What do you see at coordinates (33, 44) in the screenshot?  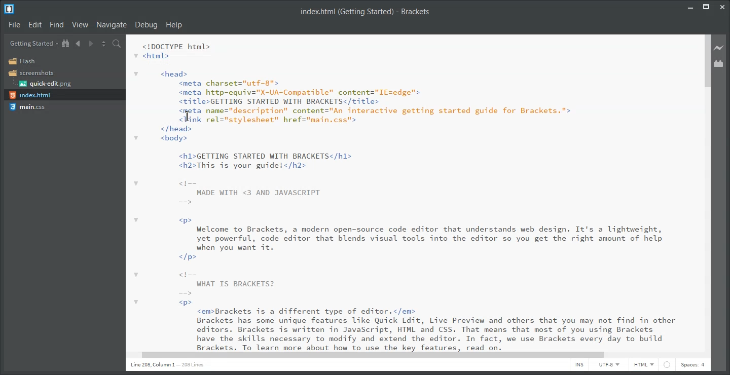 I see `Getting Started` at bounding box center [33, 44].